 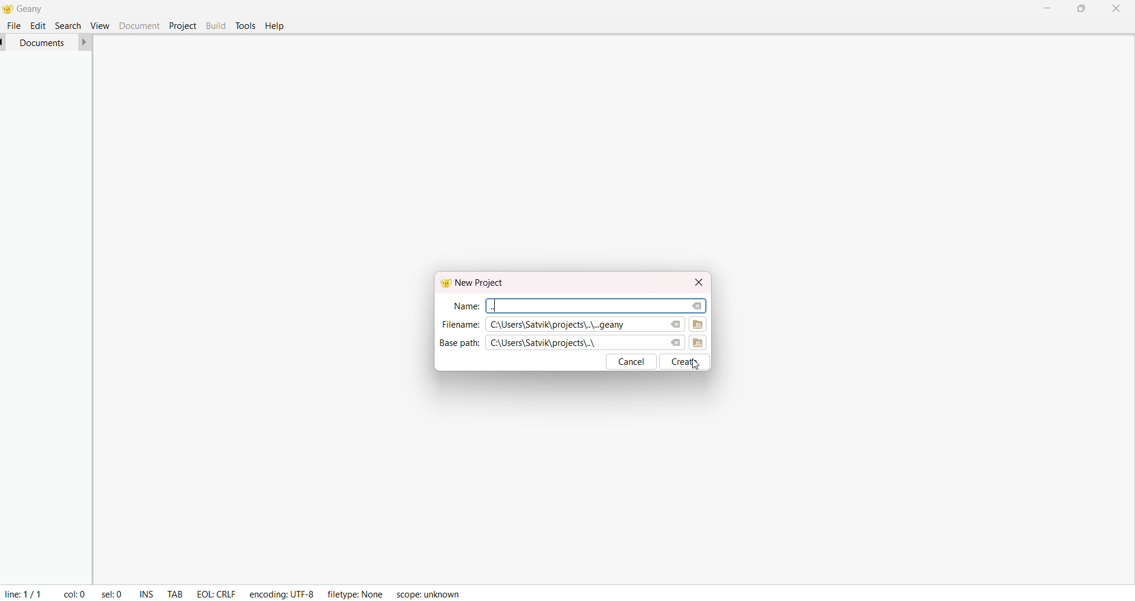 I want to click on search area, so click(x=596, y=303).